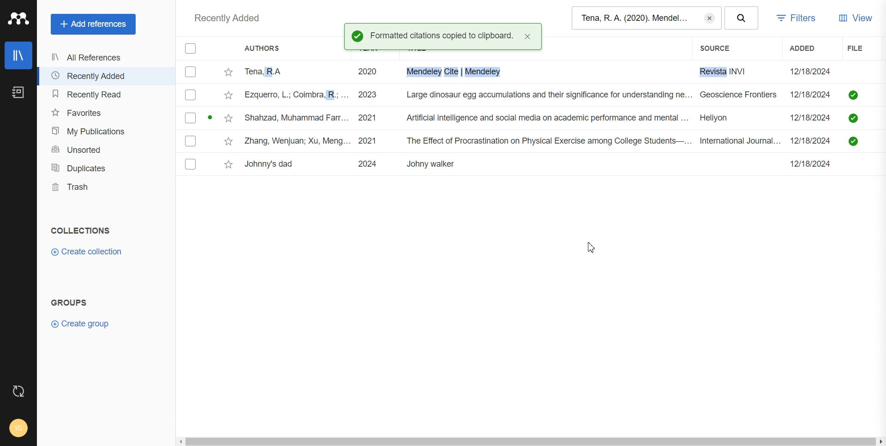 The image size is (886, 446). Describe the element at coordinates (107, 187) in the screenshot. I see `Trash` at that location.